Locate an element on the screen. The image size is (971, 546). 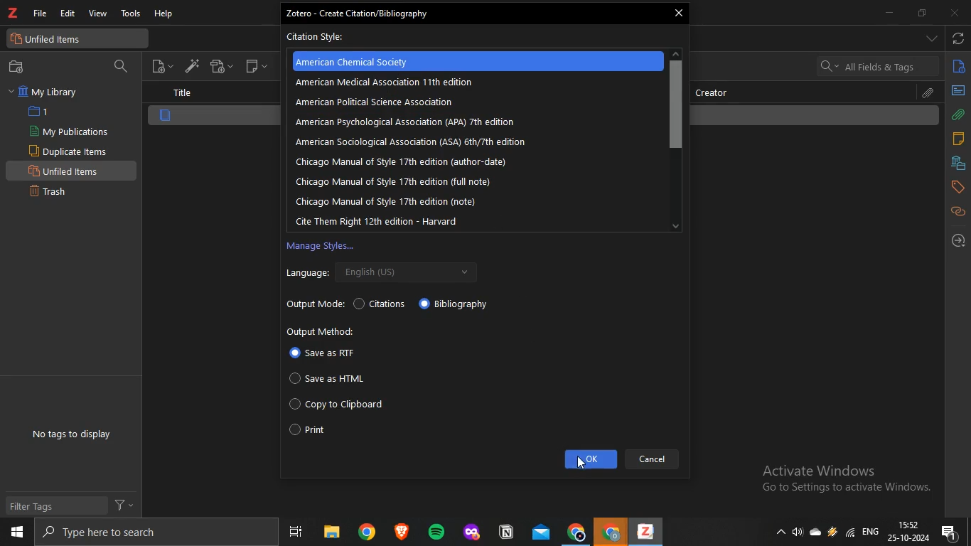
help is located at coordinates (166, 14).